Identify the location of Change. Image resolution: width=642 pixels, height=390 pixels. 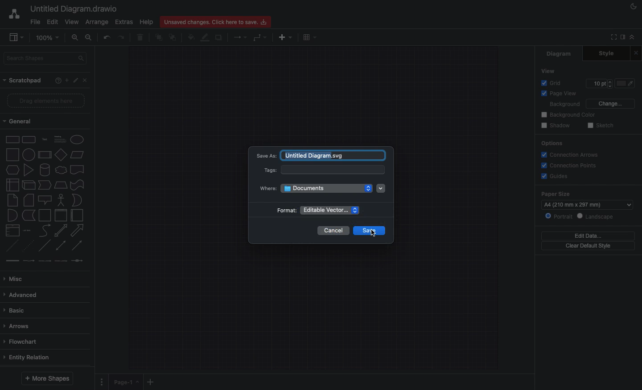
(610, 103).